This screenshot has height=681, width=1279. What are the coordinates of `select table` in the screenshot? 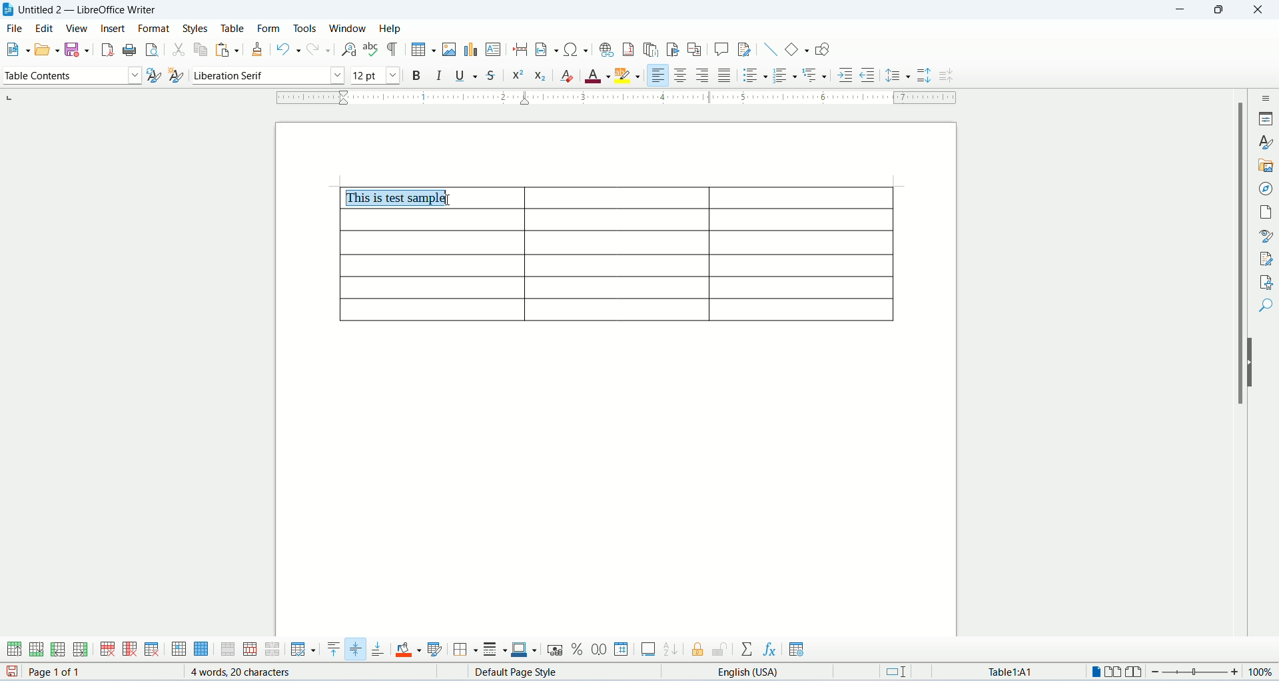 It's located at (201, 651).